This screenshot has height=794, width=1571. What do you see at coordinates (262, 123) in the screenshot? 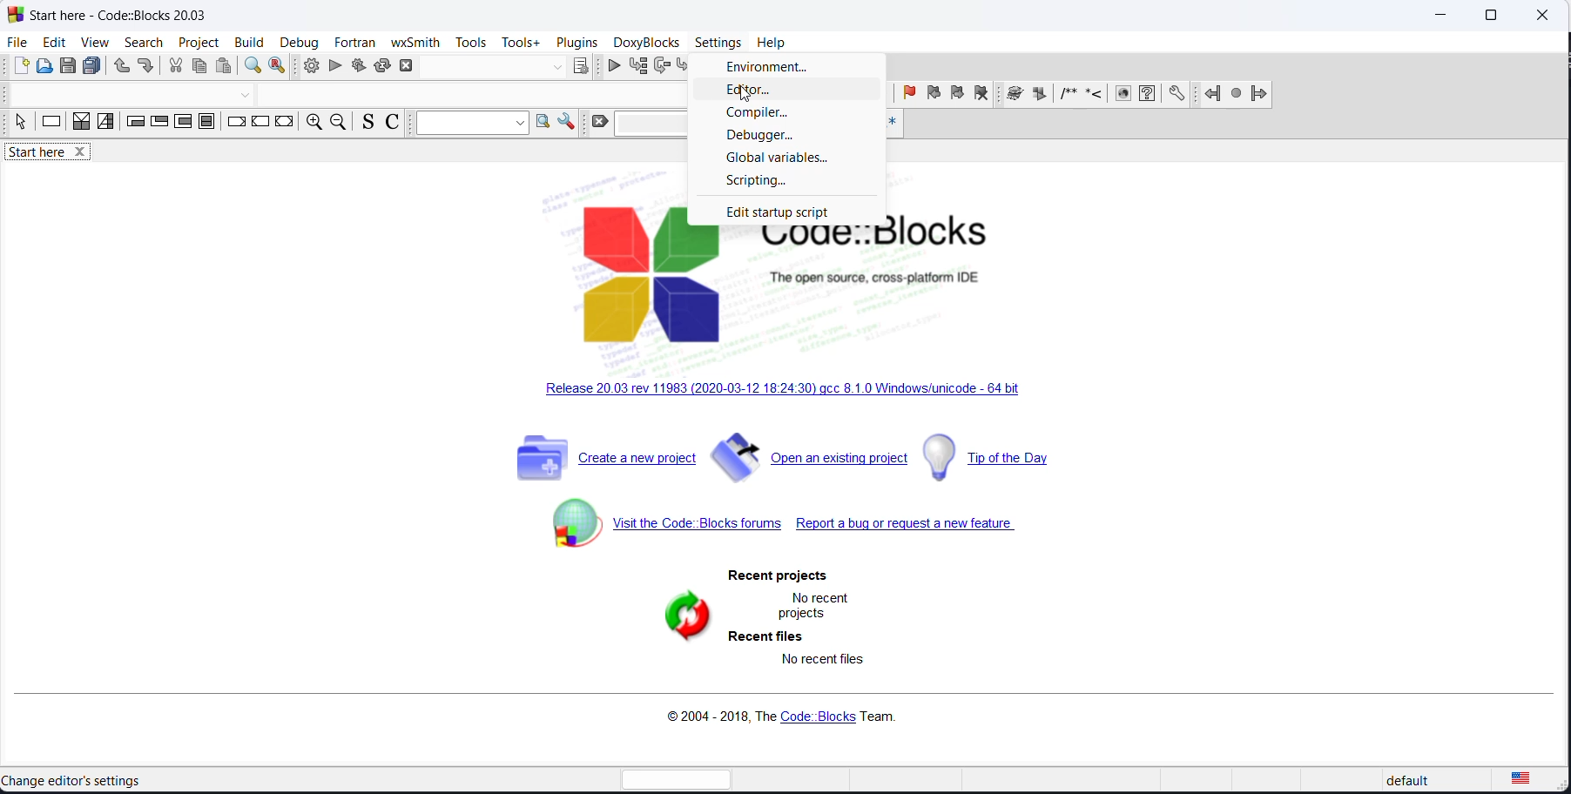
I see `continue instruction` at bounding box center [262, 123].